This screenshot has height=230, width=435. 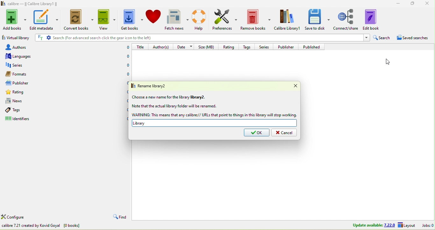 What do you see at coordinates (27, 101) in the screenshot?
I see `news` at bounding box center [27, 101].